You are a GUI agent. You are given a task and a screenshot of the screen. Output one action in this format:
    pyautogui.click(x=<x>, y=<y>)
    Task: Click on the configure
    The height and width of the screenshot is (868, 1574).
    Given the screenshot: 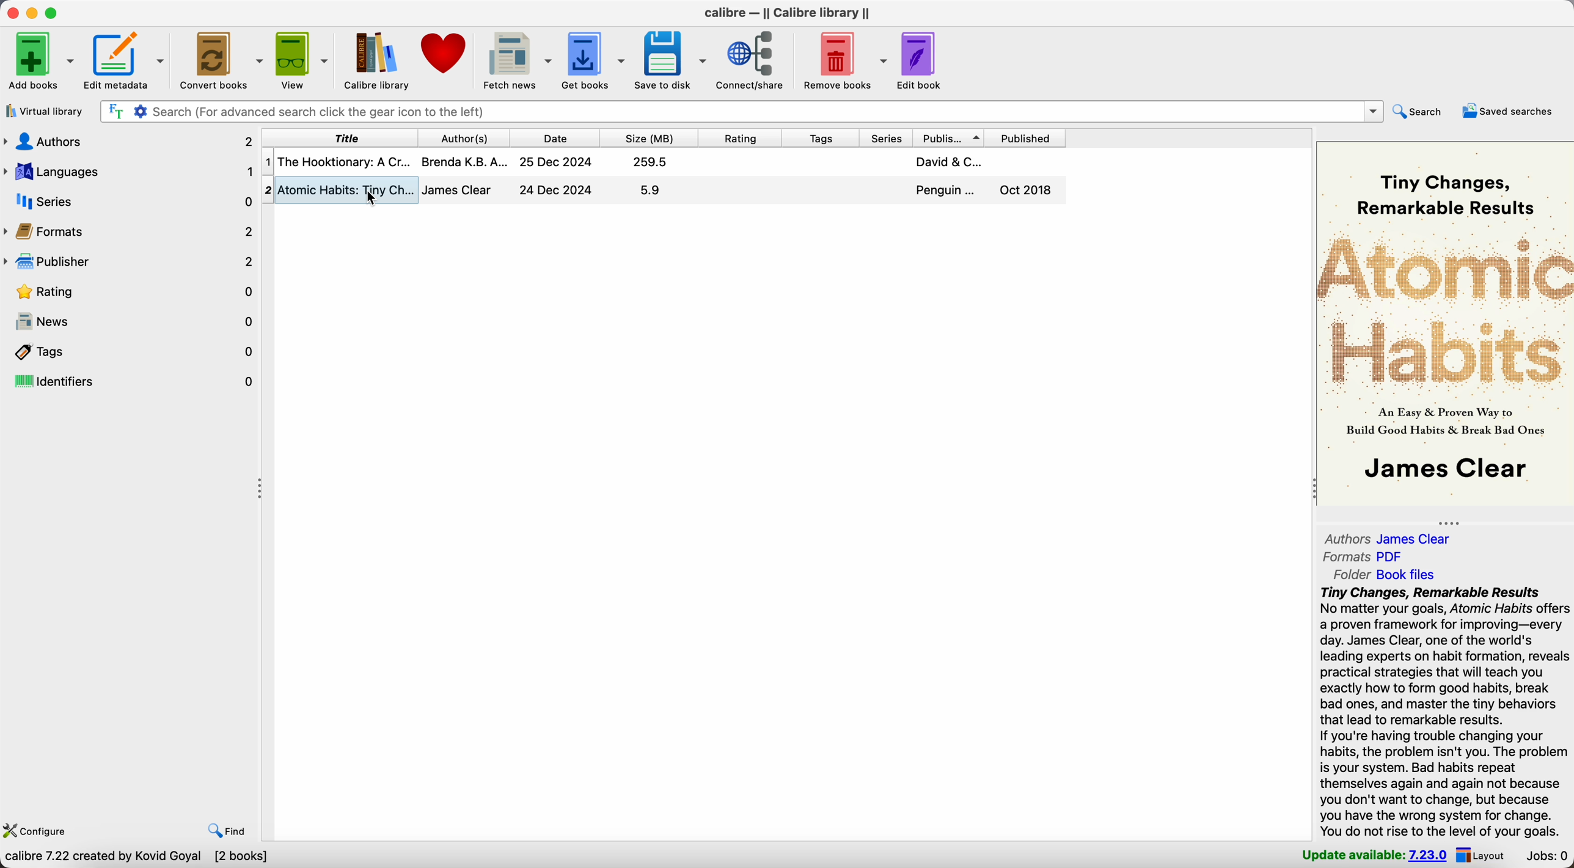 What is the action you would take?
    pyautogui.click(x=39, y=830)
    